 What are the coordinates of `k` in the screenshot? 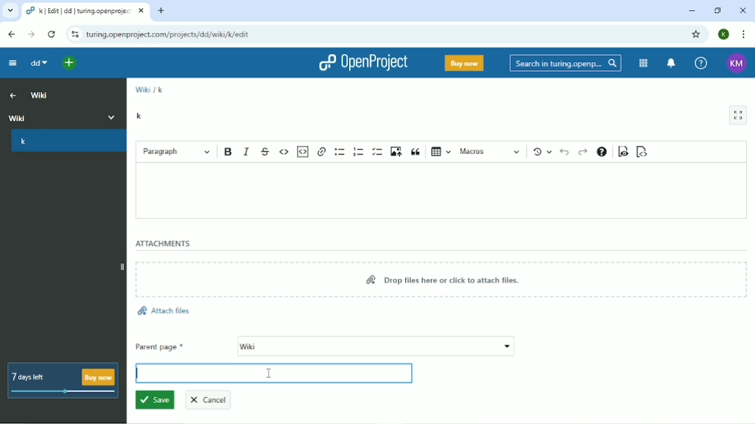 It's located at (161, 89).